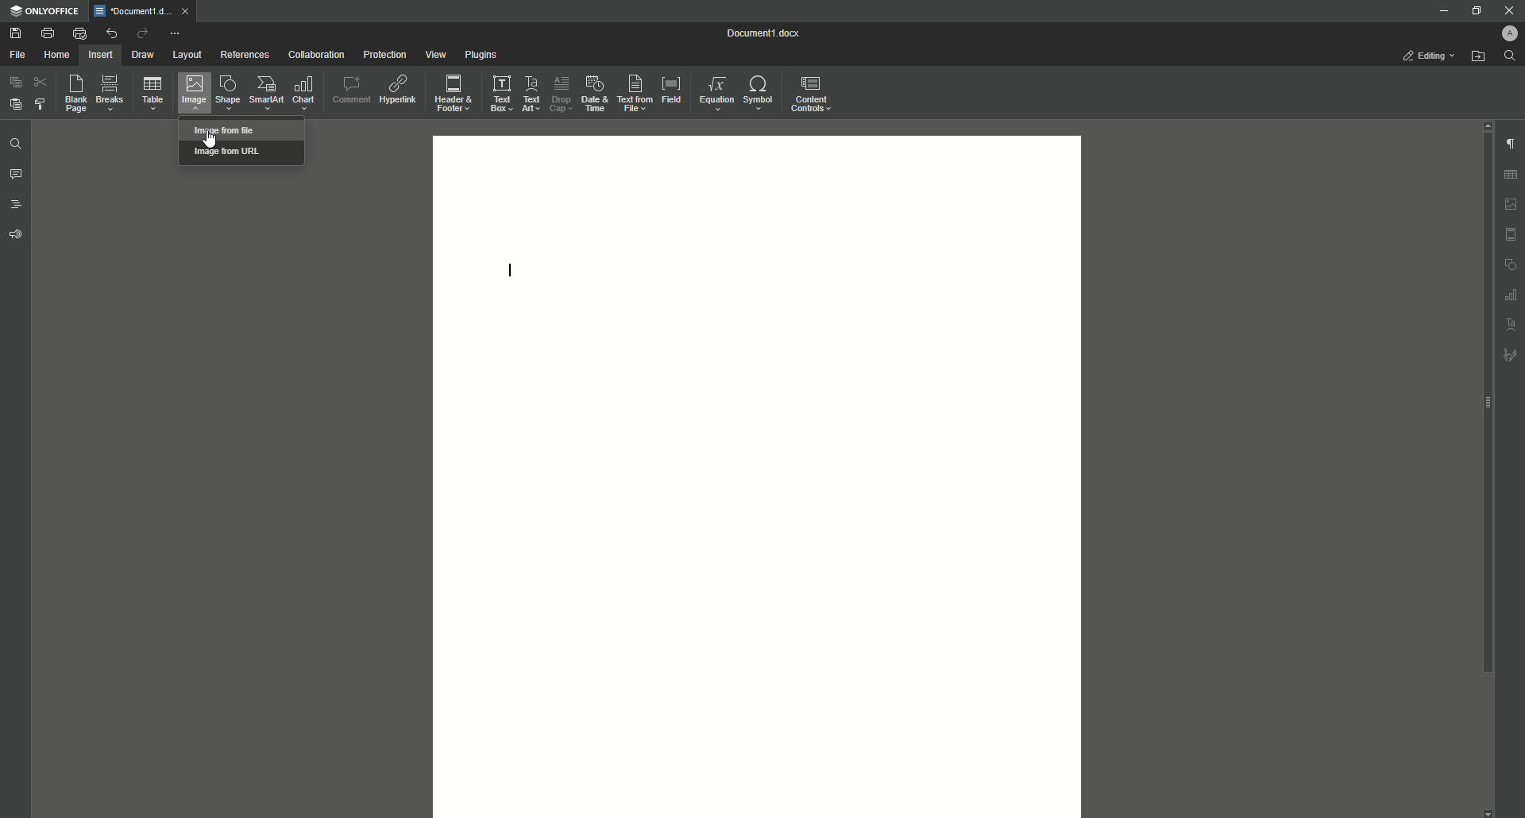  What do you see at coordinates (17, 56) in the screenshot?
I see `File` at bounding box center [17, 56].